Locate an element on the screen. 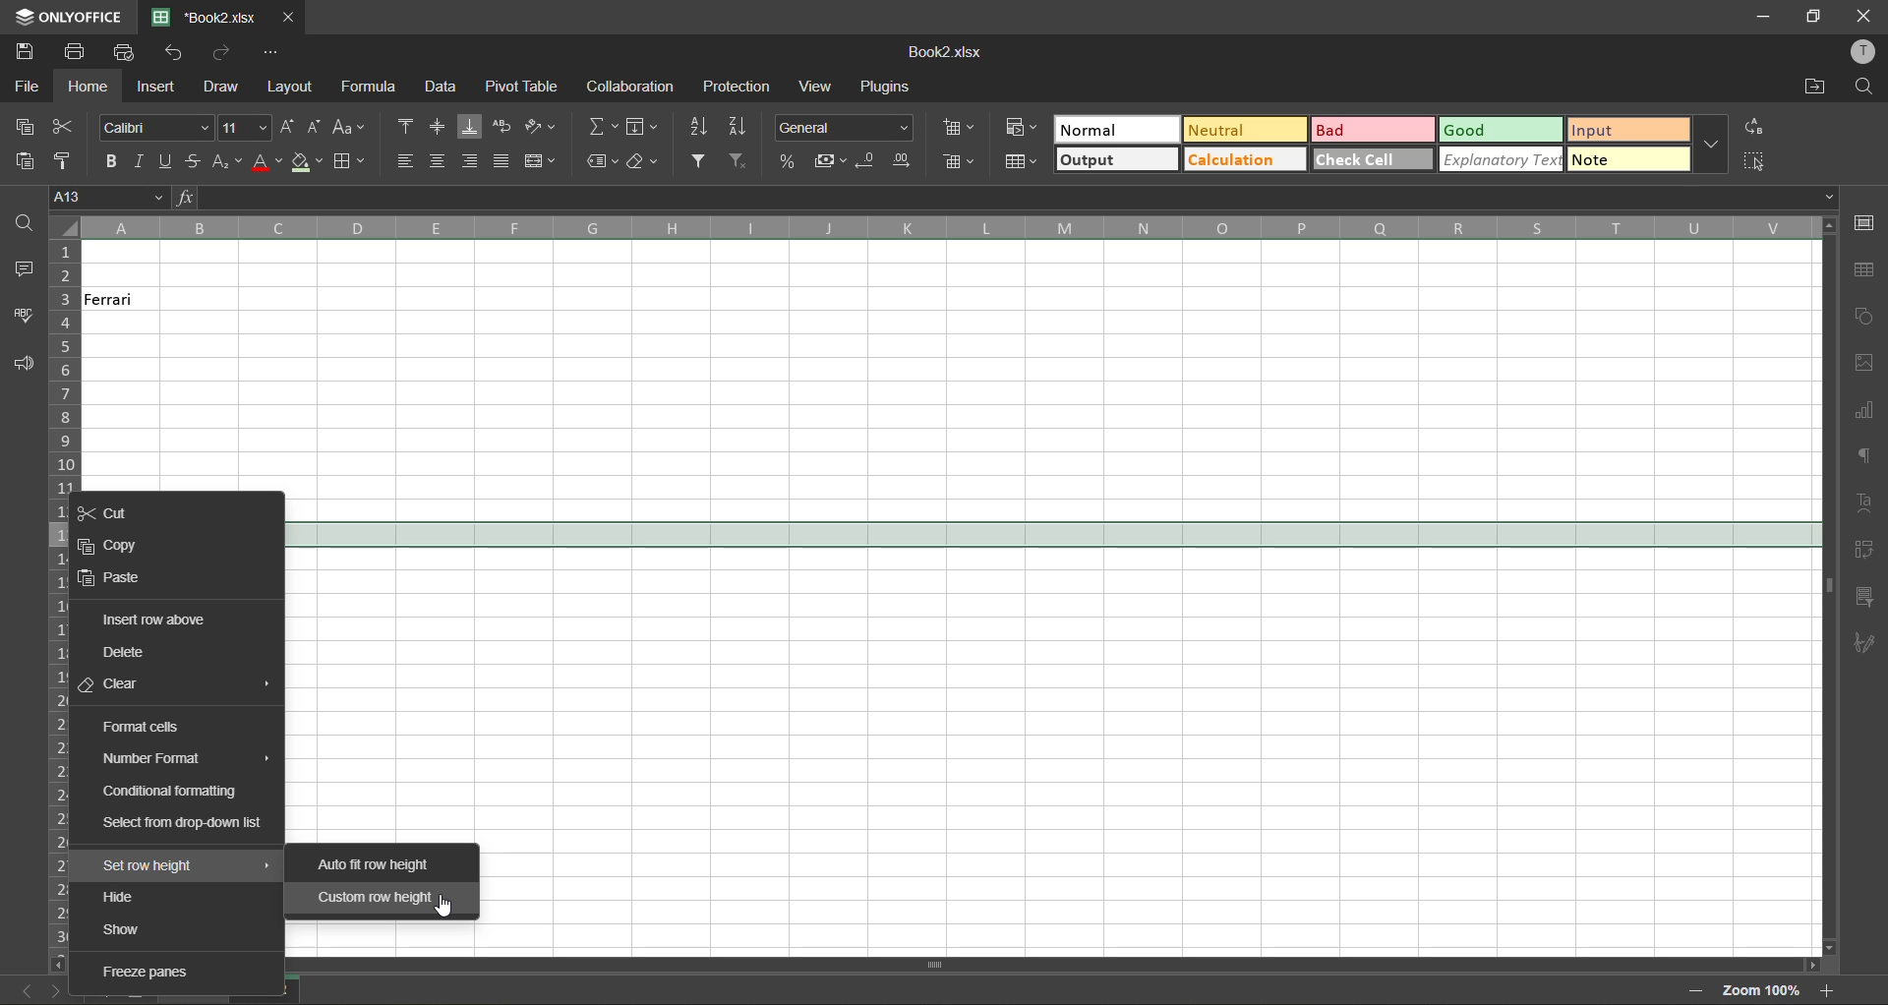 The image size is (1888, 1005). open location is located at coordinates (1814, 89).